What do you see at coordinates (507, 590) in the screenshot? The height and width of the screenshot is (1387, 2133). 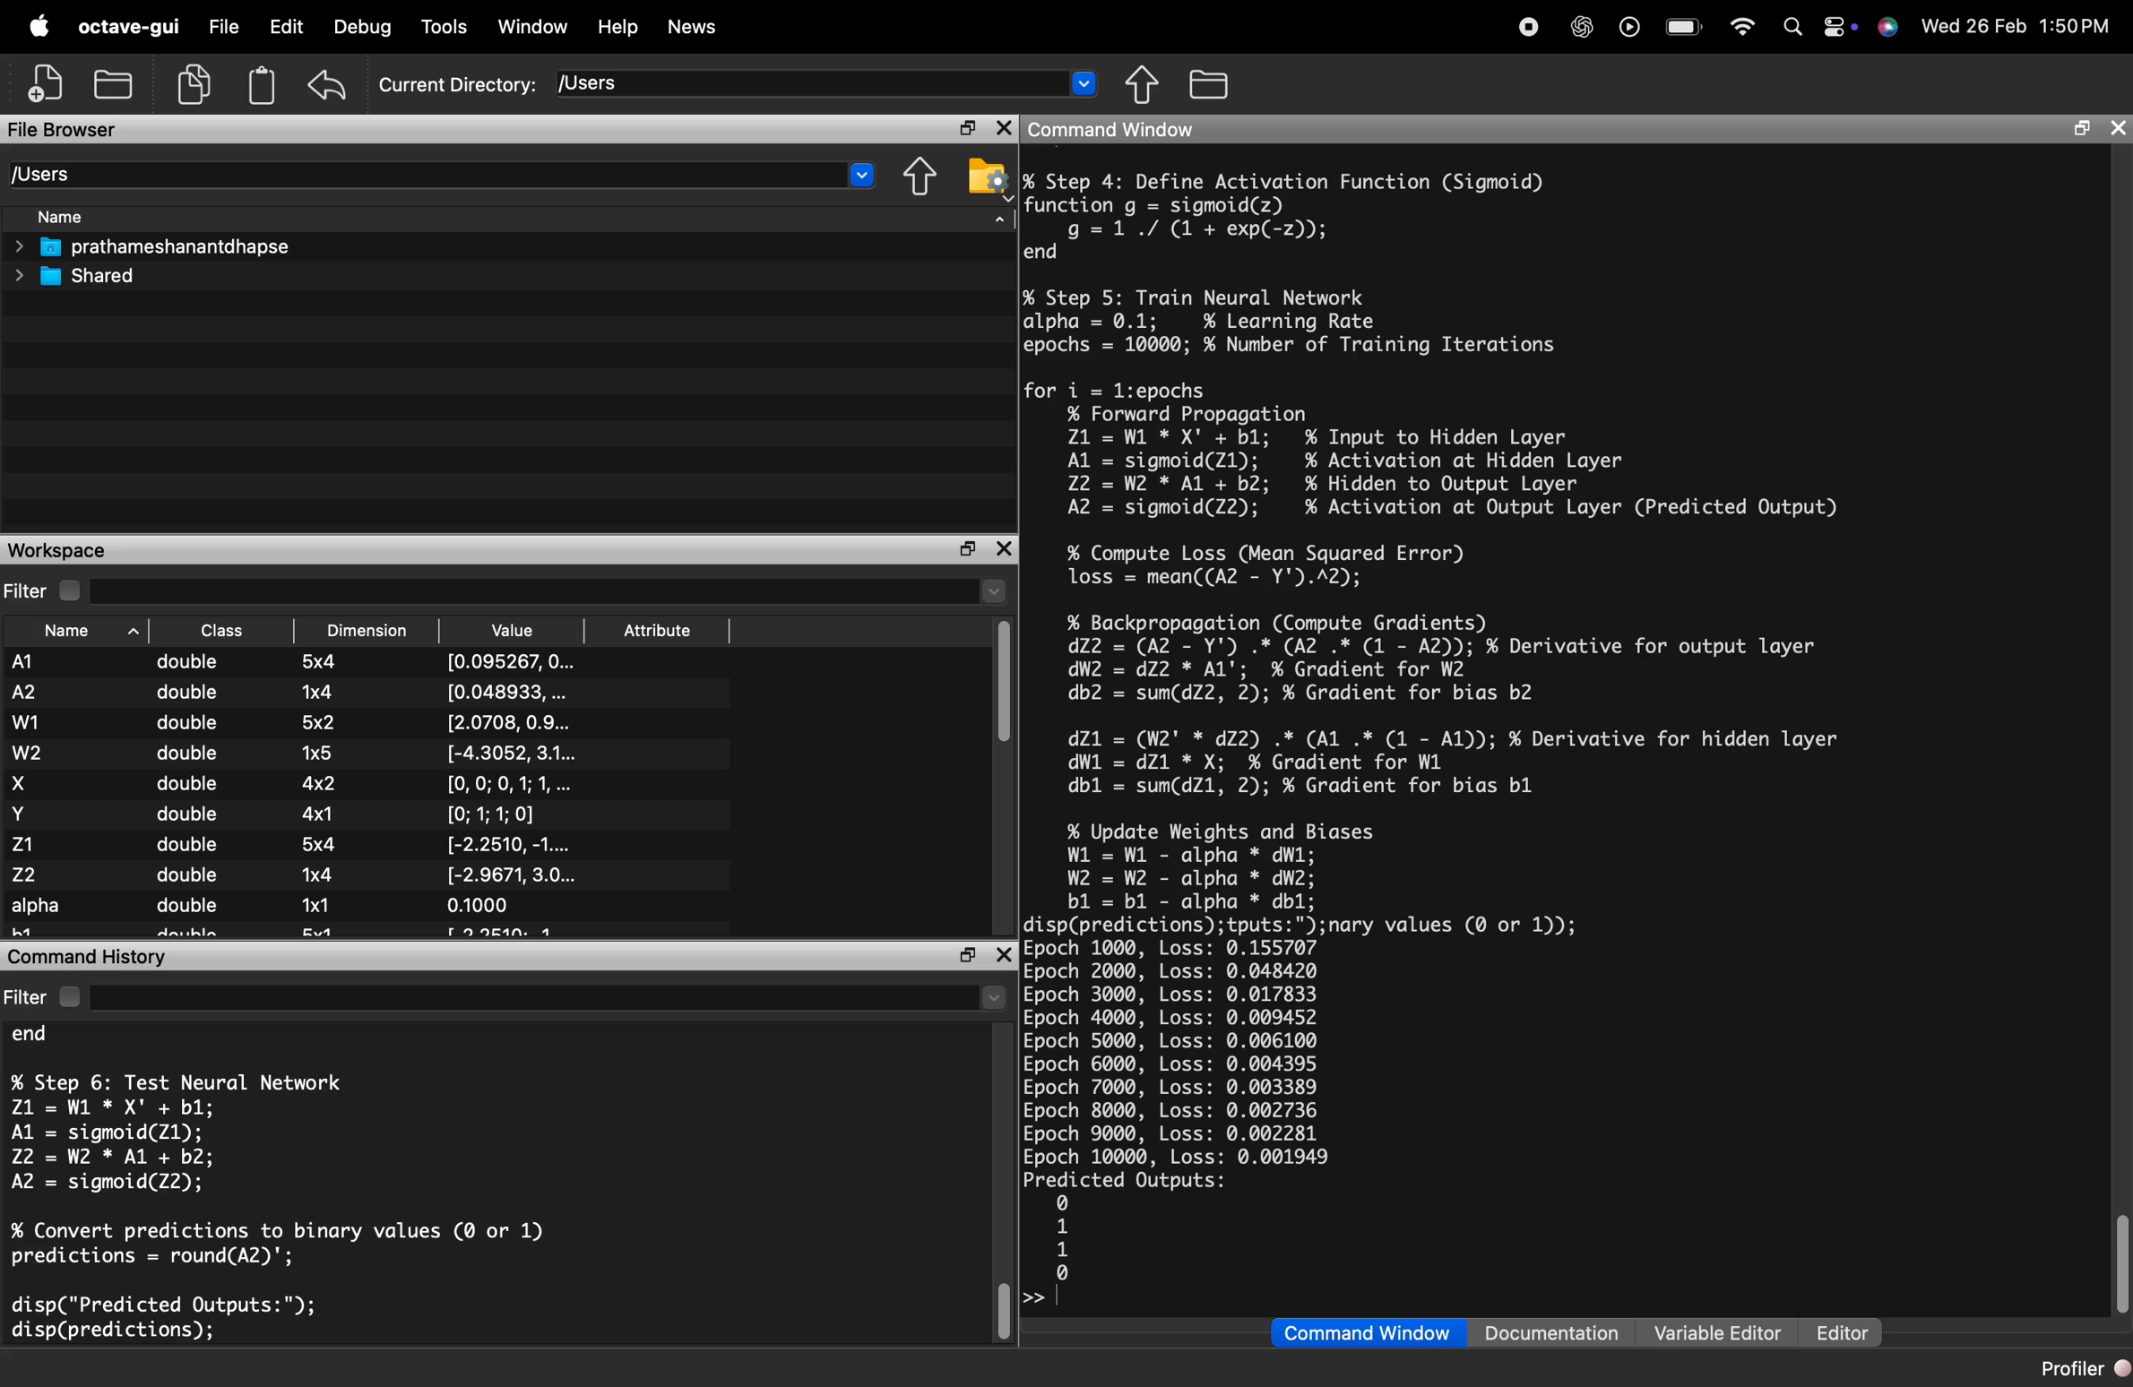 I see `filter` at bounding box center [507, 590].